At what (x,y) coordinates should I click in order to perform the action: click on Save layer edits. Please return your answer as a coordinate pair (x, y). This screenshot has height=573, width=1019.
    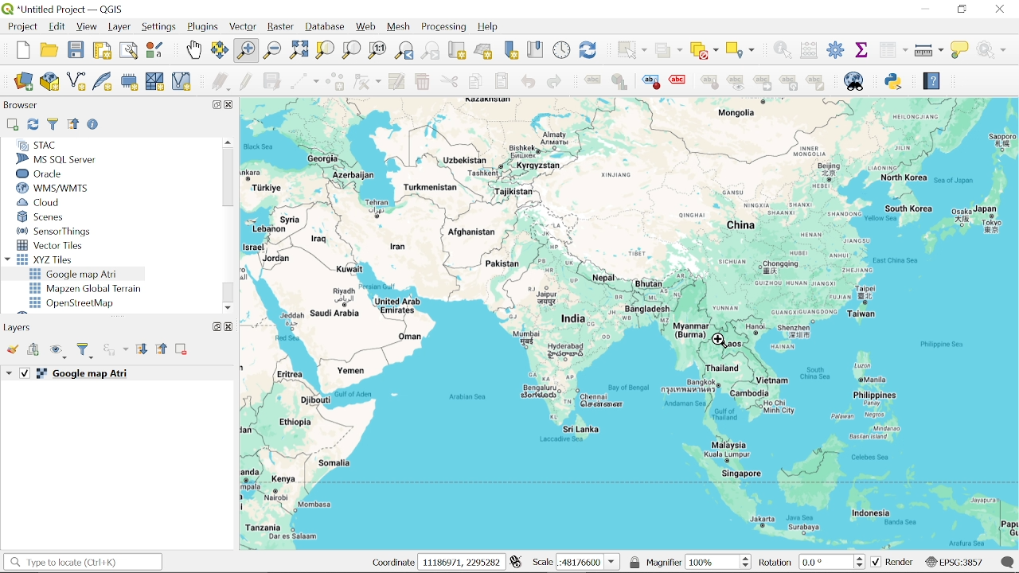
    Looking at the image, I should click on (272, 81).